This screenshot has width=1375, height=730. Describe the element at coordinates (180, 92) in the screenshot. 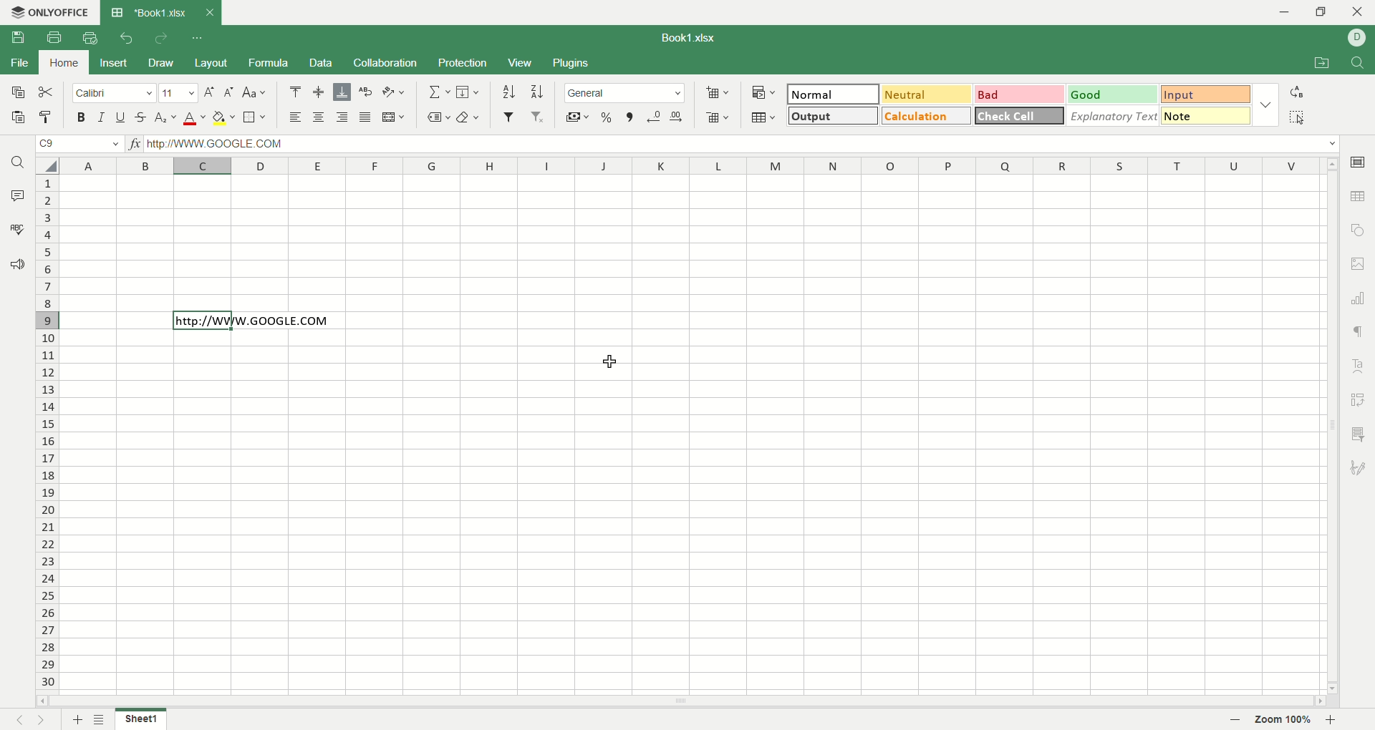

I see `font size` at that location.